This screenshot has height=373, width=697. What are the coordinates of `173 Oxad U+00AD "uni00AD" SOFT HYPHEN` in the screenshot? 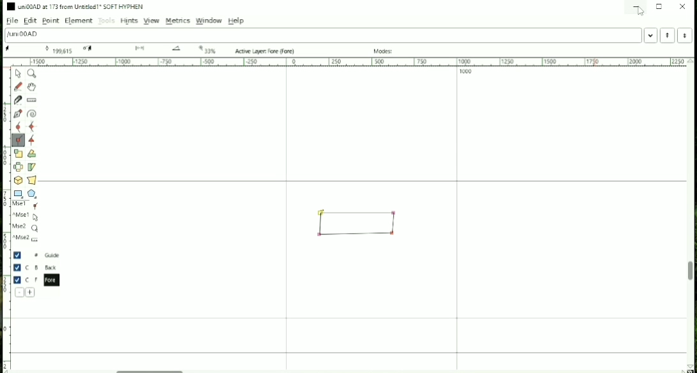 It's located at (143, 49).